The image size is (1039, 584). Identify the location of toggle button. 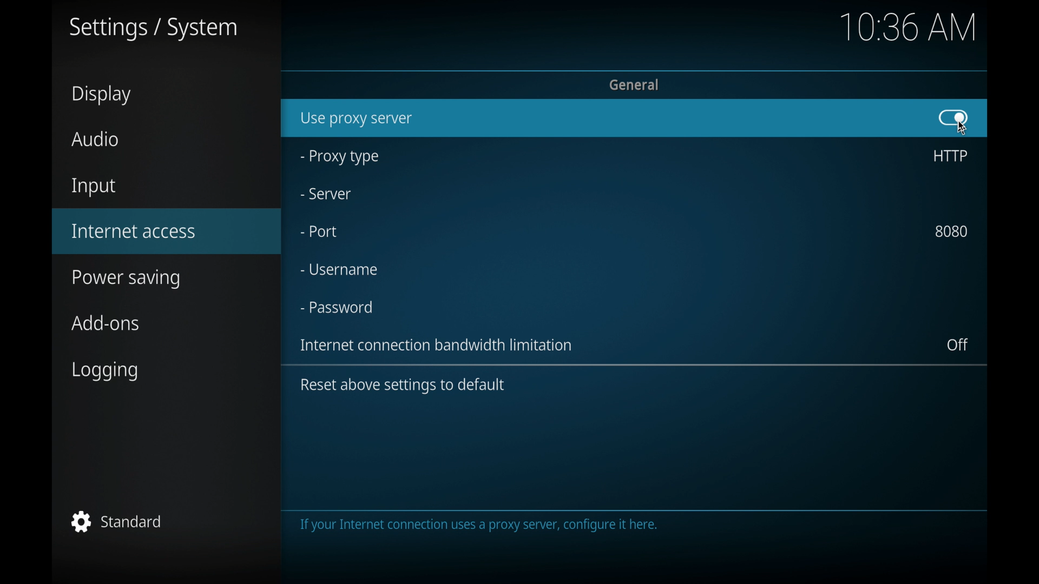
(953, 117).